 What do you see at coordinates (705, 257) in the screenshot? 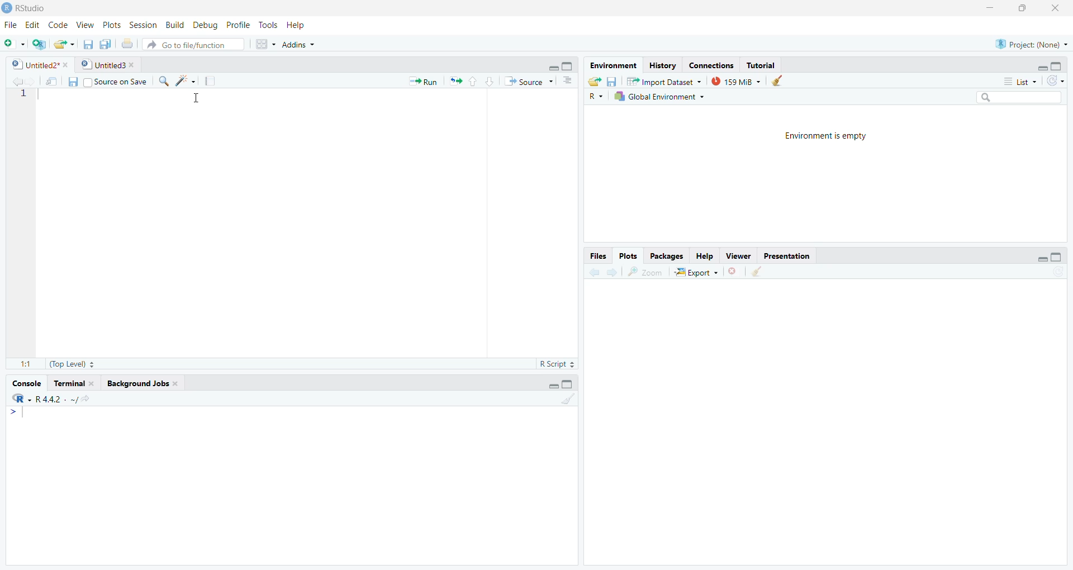
I see `Help` at bounding box center [705, 257].